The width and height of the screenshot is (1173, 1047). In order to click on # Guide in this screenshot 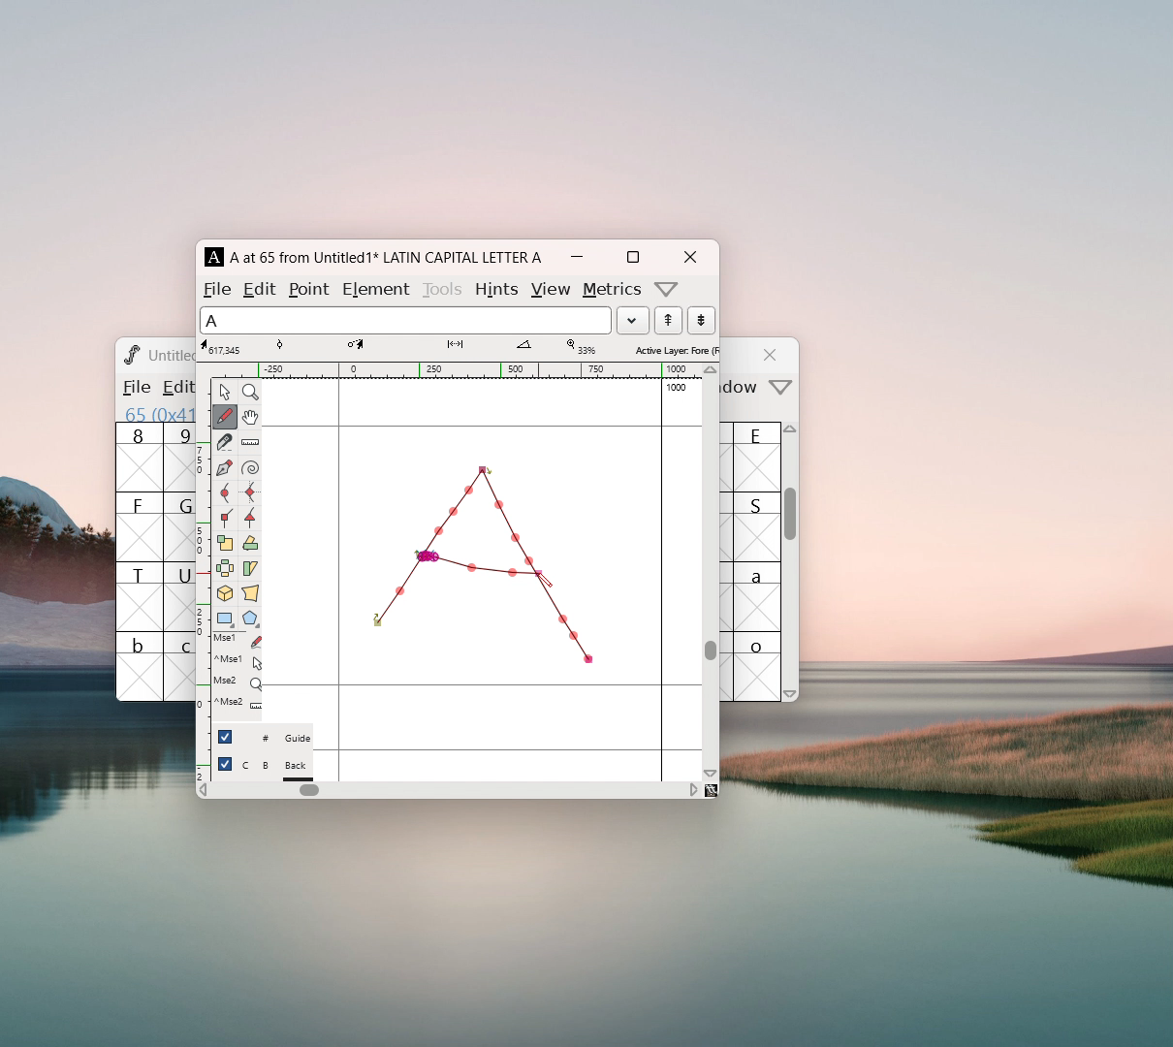, I will do `click(276, 739)`.